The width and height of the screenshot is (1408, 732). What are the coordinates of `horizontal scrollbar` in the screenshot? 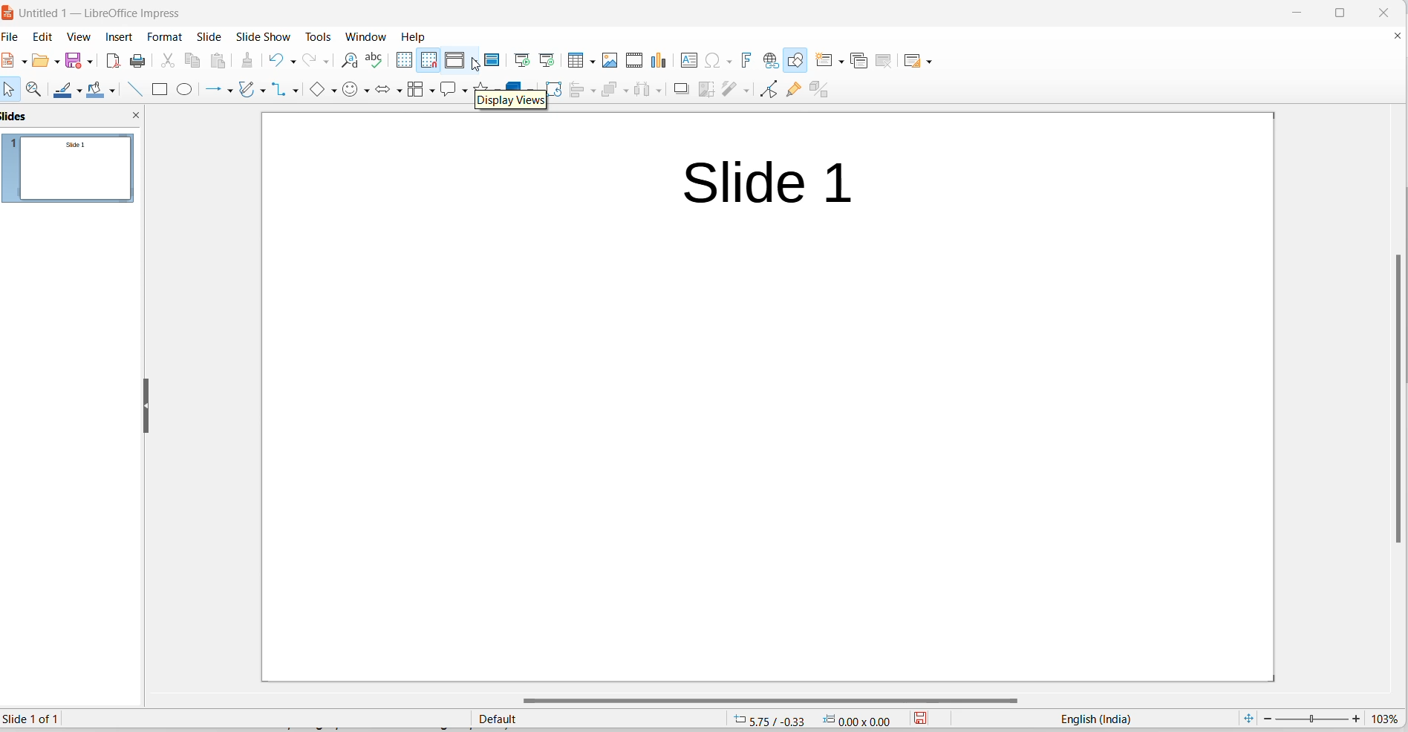 It's located at (780, 703).